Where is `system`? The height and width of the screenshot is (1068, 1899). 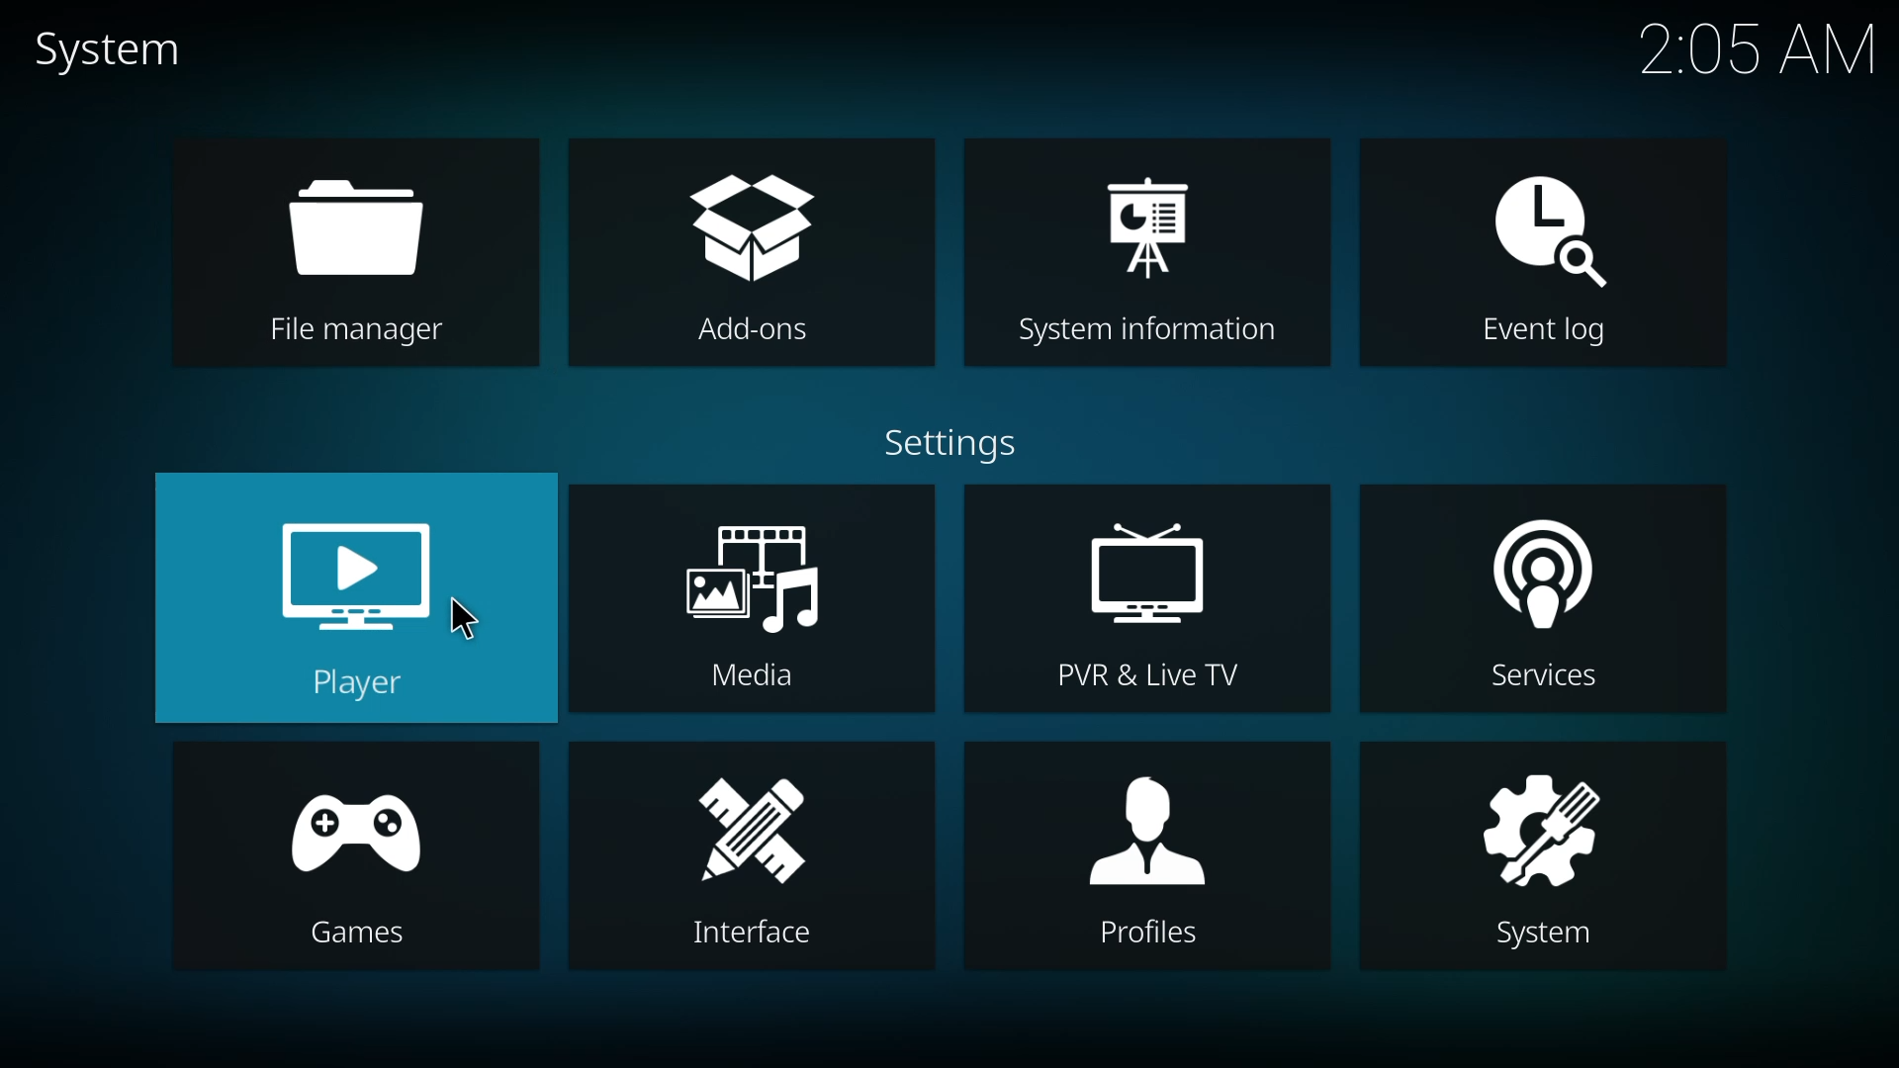
system is located at coordinates (121, 51).